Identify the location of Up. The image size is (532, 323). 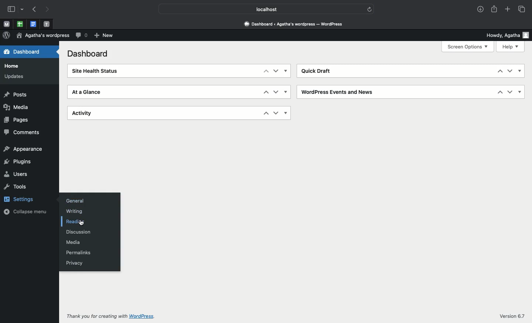
(266, 113).